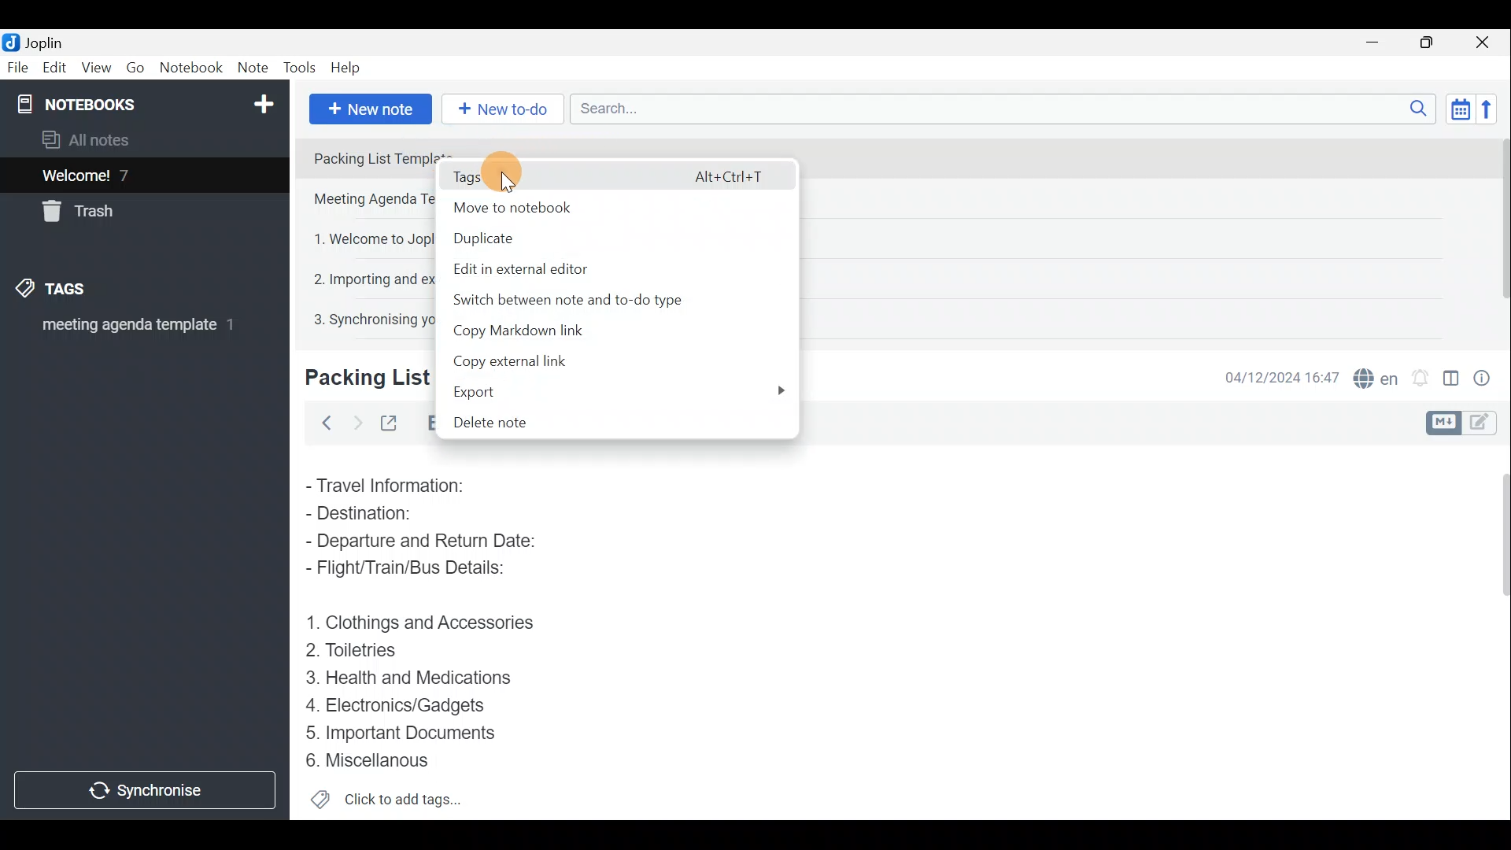 The image size is (1511, 850). What do you see at coordinates (369, 107) in the screenshot?
I see `New note` at bounding box center [369, 107].